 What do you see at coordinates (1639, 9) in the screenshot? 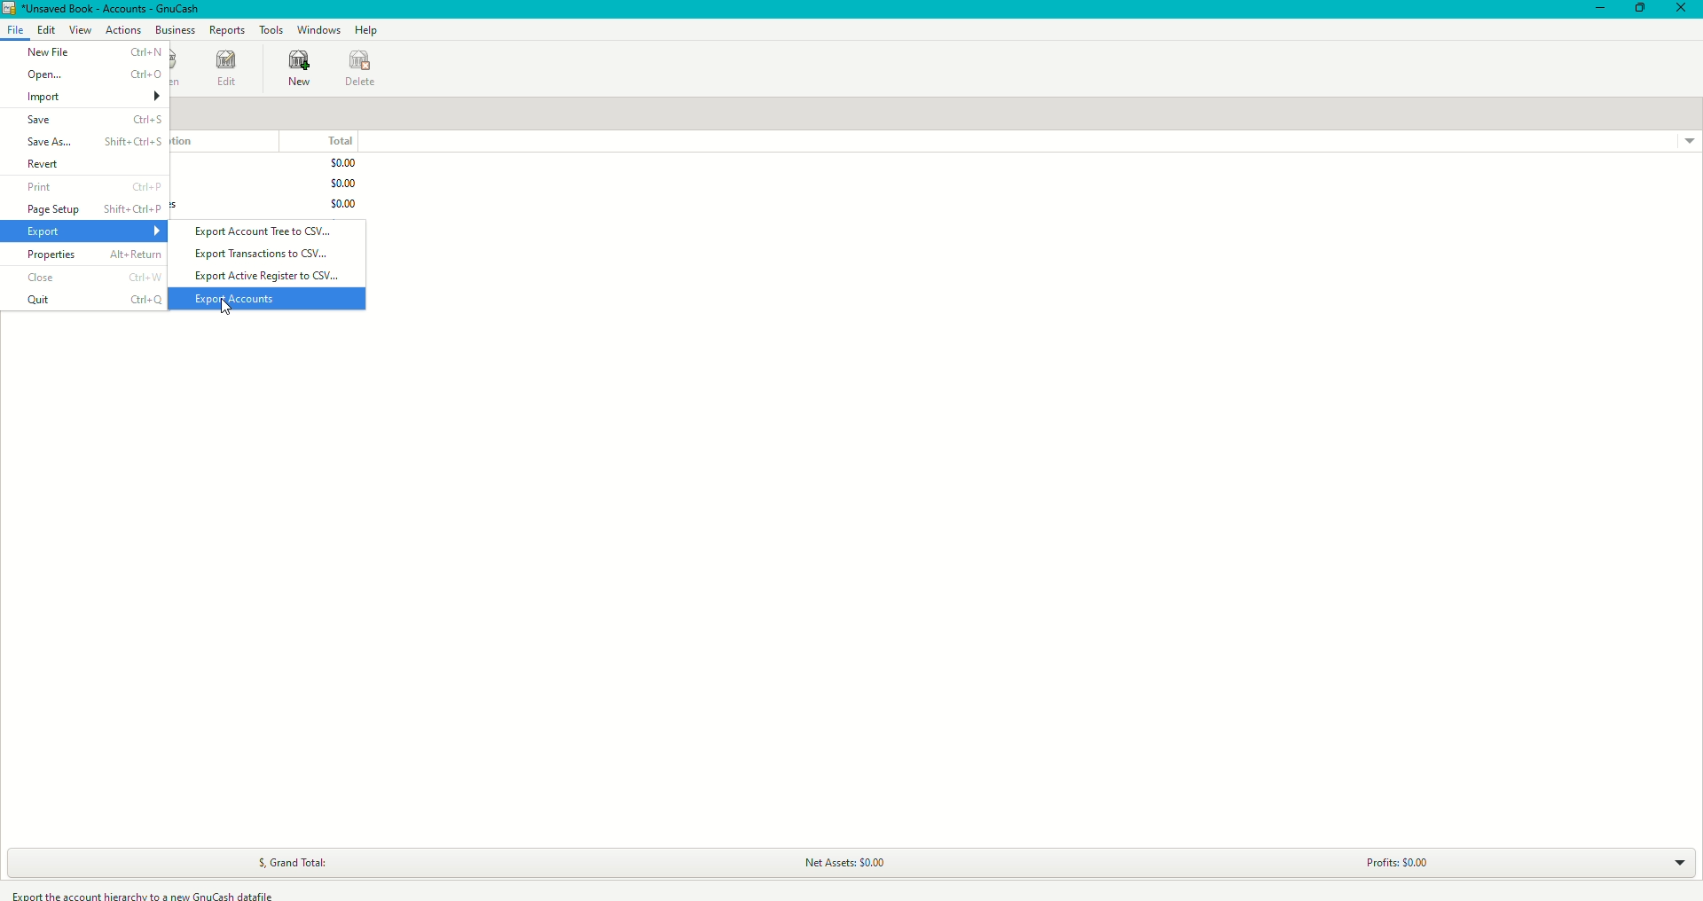
I see `Restore` at bounding box center [1639, 9].